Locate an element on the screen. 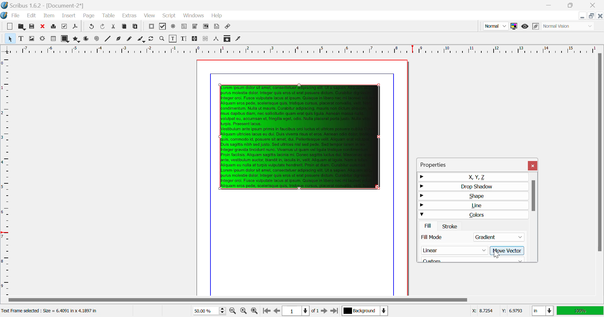  Calligraphic Line is located at coordinates (142, 40).